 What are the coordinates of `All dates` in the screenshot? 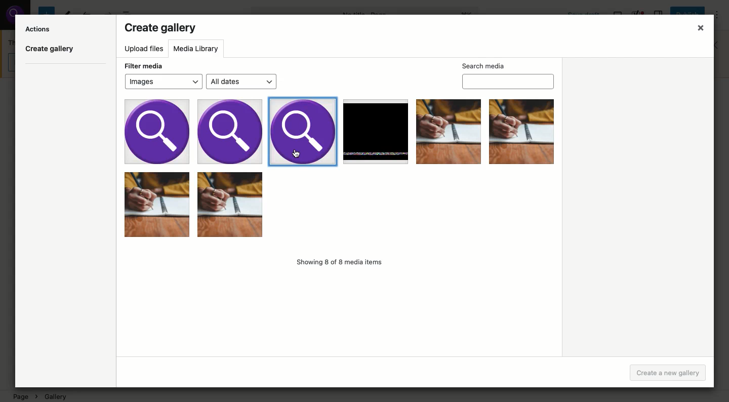 It's located at (242, 82).